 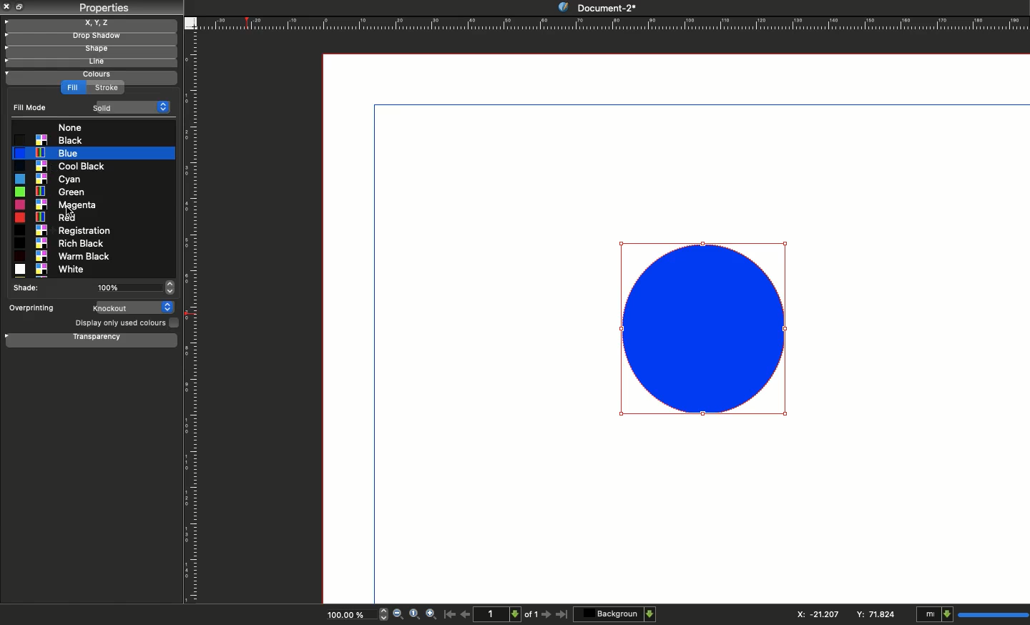 What do you see at coordinates (49, 192) in the screenshot?
I see `Green` at bounding box center [49, 192].